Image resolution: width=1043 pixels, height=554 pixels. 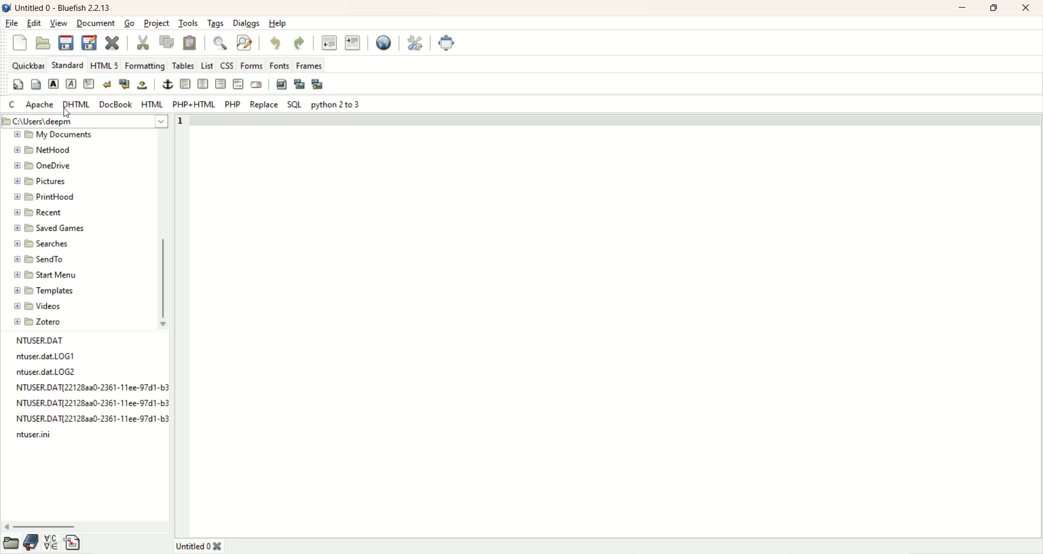 What do you see at coordinates (60, 22) in the screenshot?
I see `view` at bounding box center [60, 22].